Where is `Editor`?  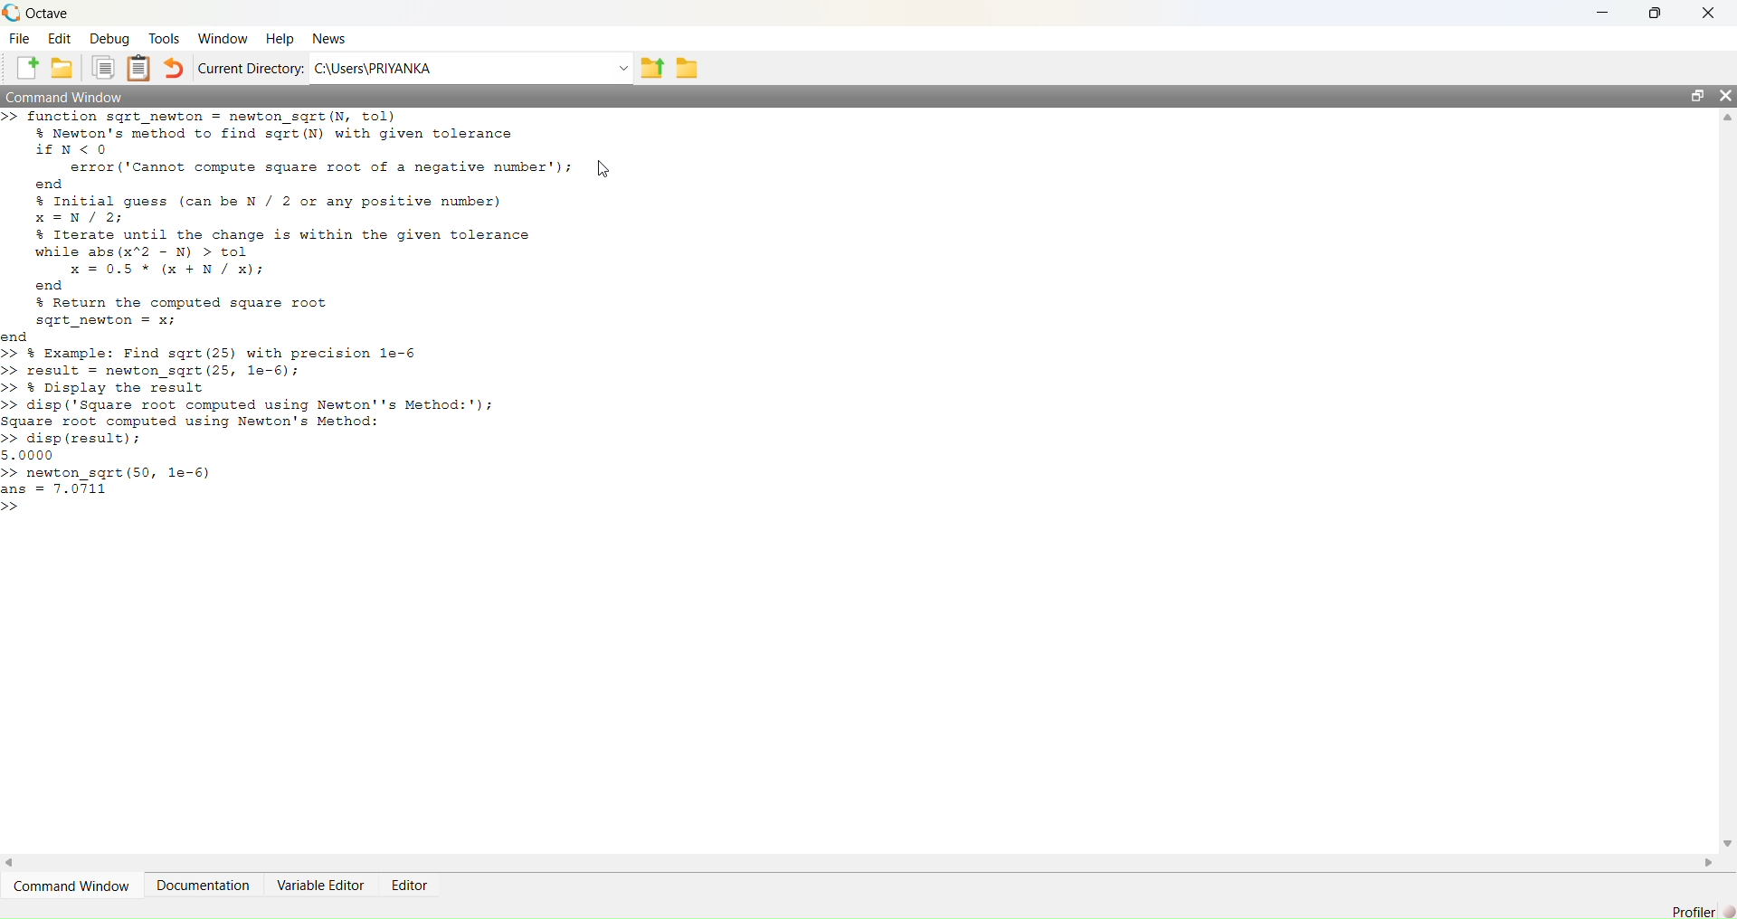
Editor is located at coordinates (407, 882).